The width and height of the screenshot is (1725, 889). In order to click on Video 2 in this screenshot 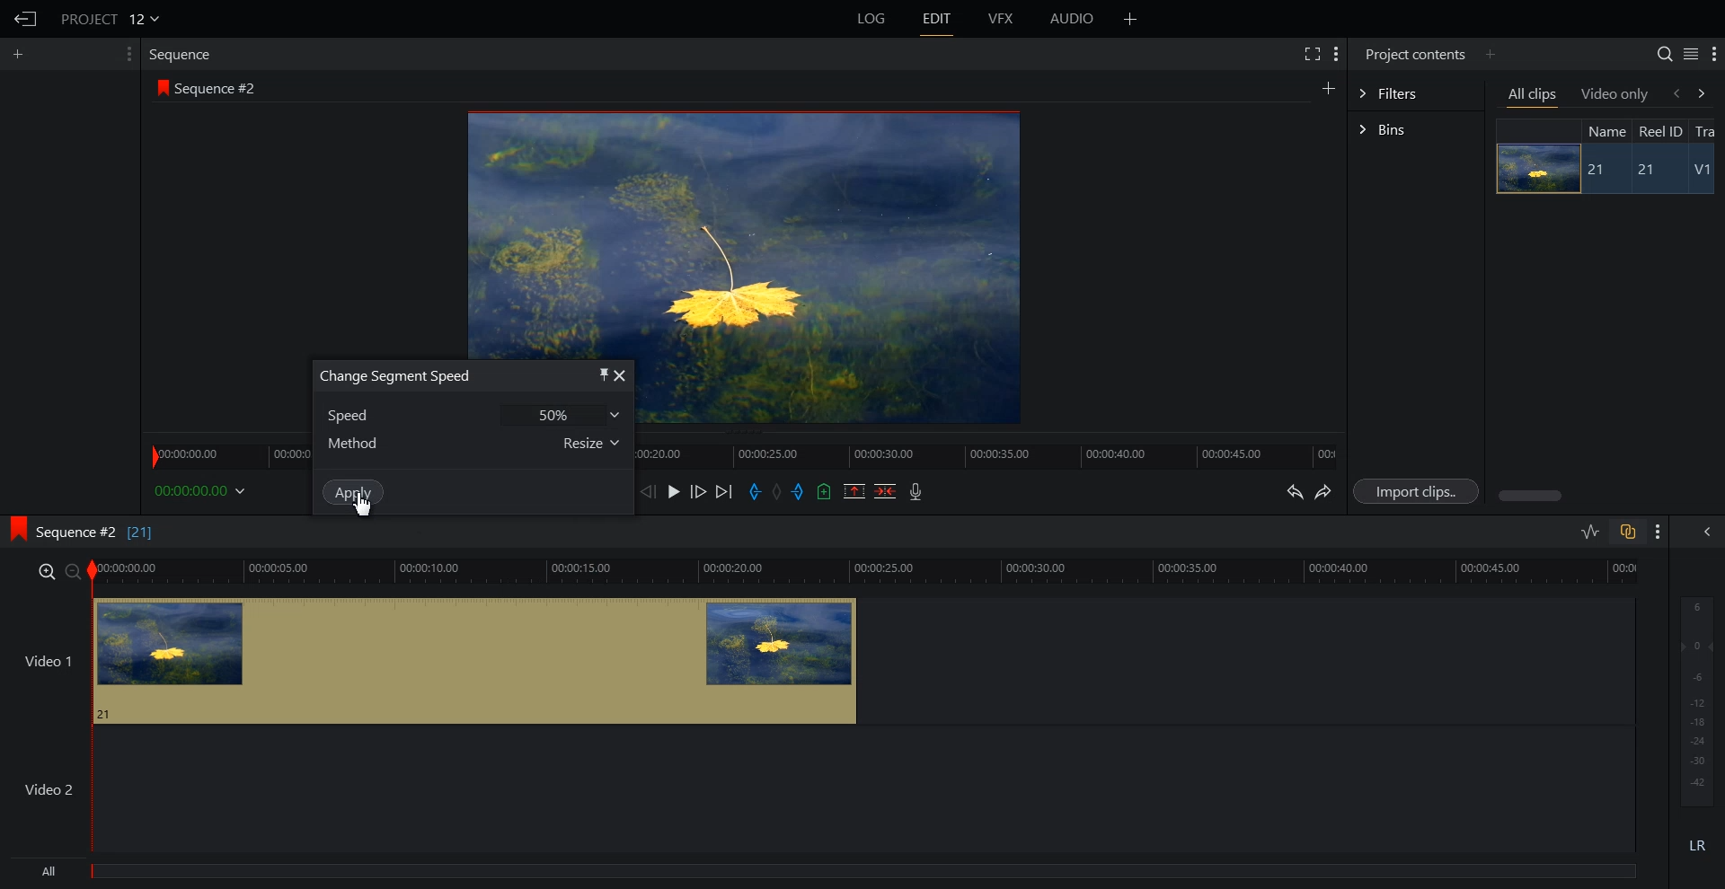, I will do `click(818, 789)`.